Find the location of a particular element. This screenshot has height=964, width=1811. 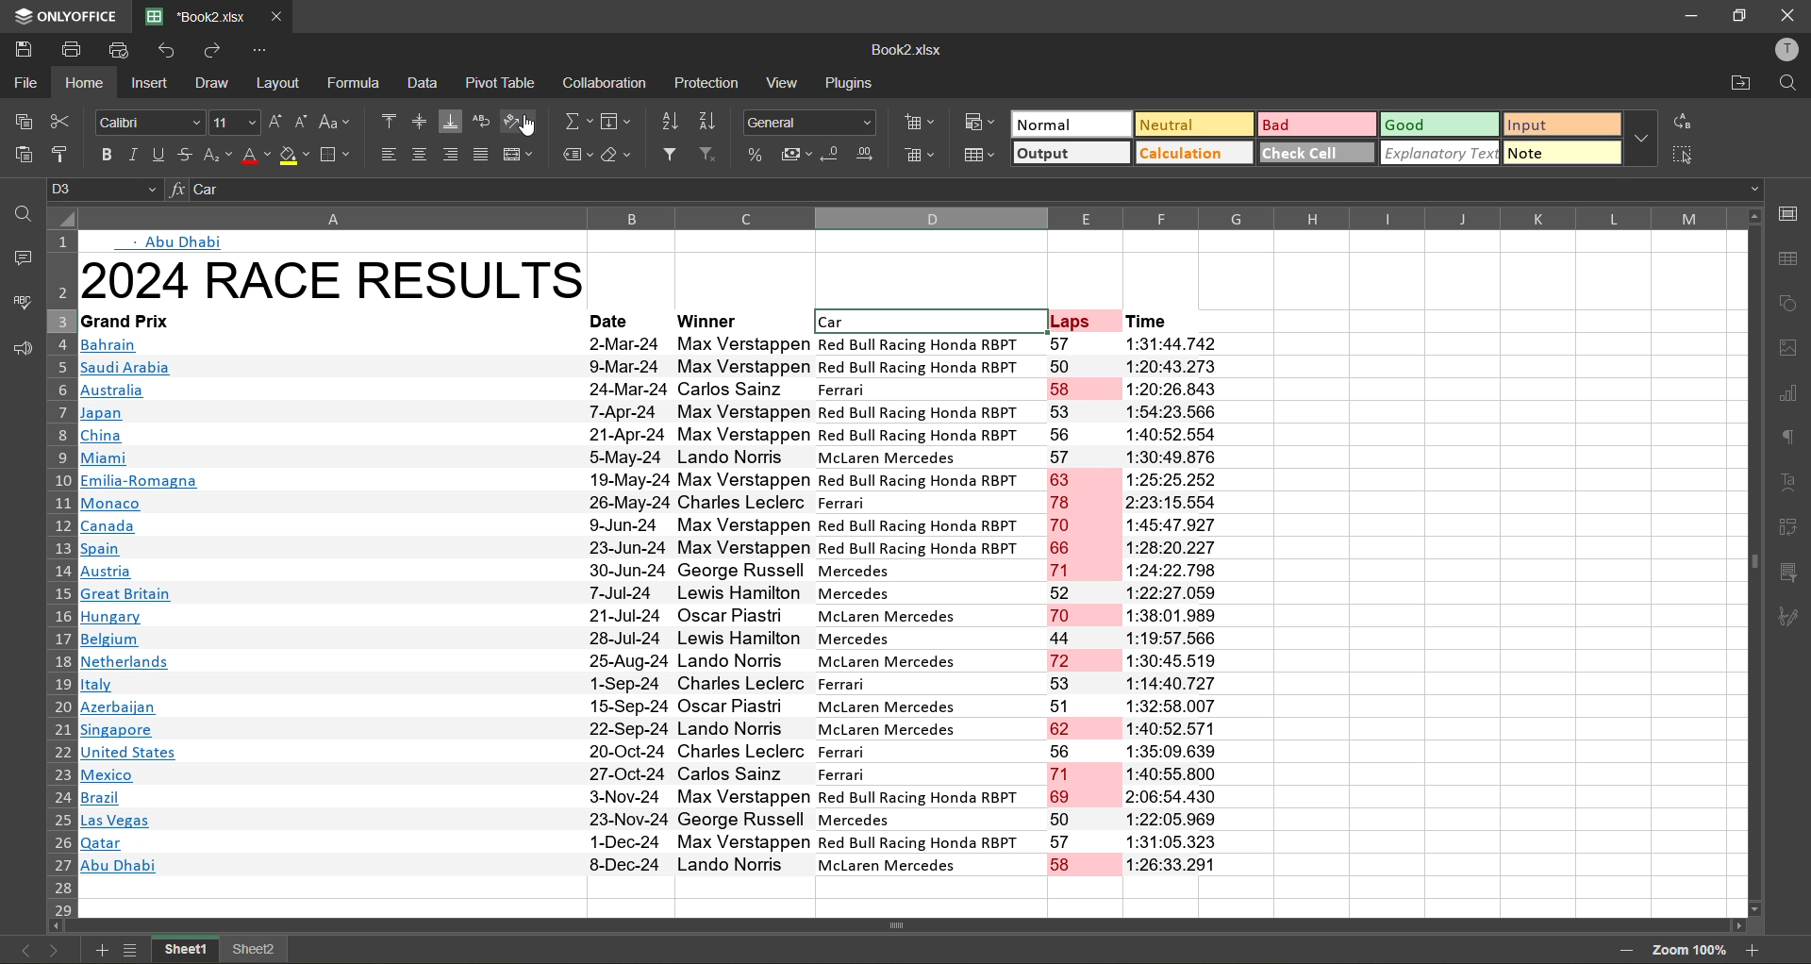

sheet 1 is located at coordinates (186, 950).